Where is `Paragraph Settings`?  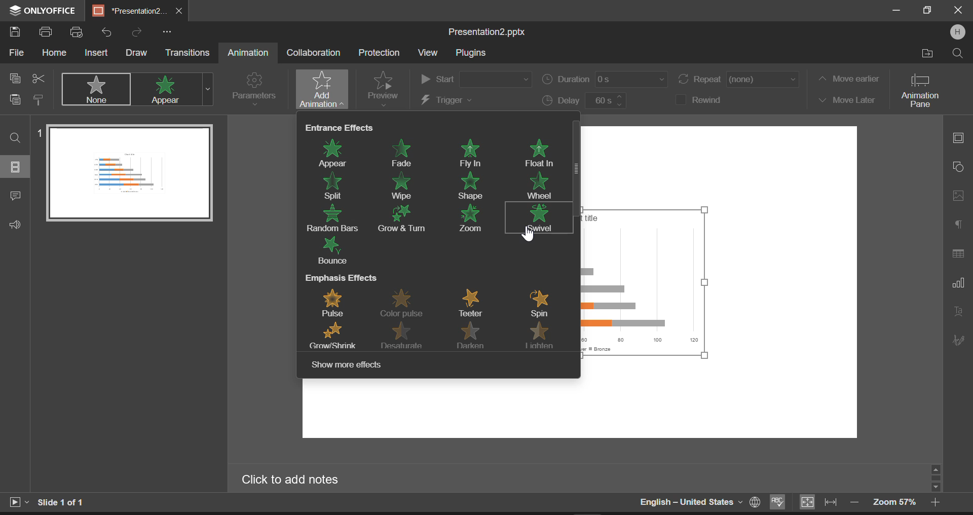 Paragraph Settings is located at coordinates (958, 222).